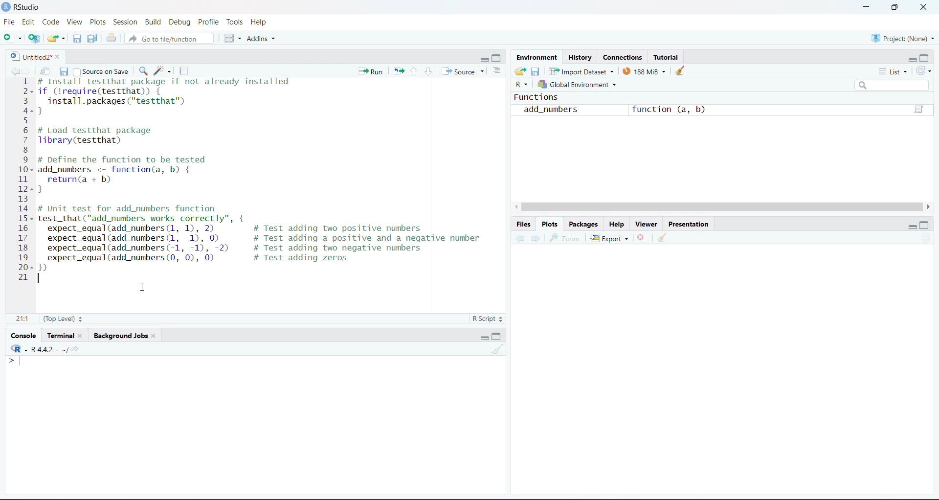 This screenshot has width=939, height=500. Describe the element at coordinates (484, 58) in the screenshot. I see `minimize` at that location.